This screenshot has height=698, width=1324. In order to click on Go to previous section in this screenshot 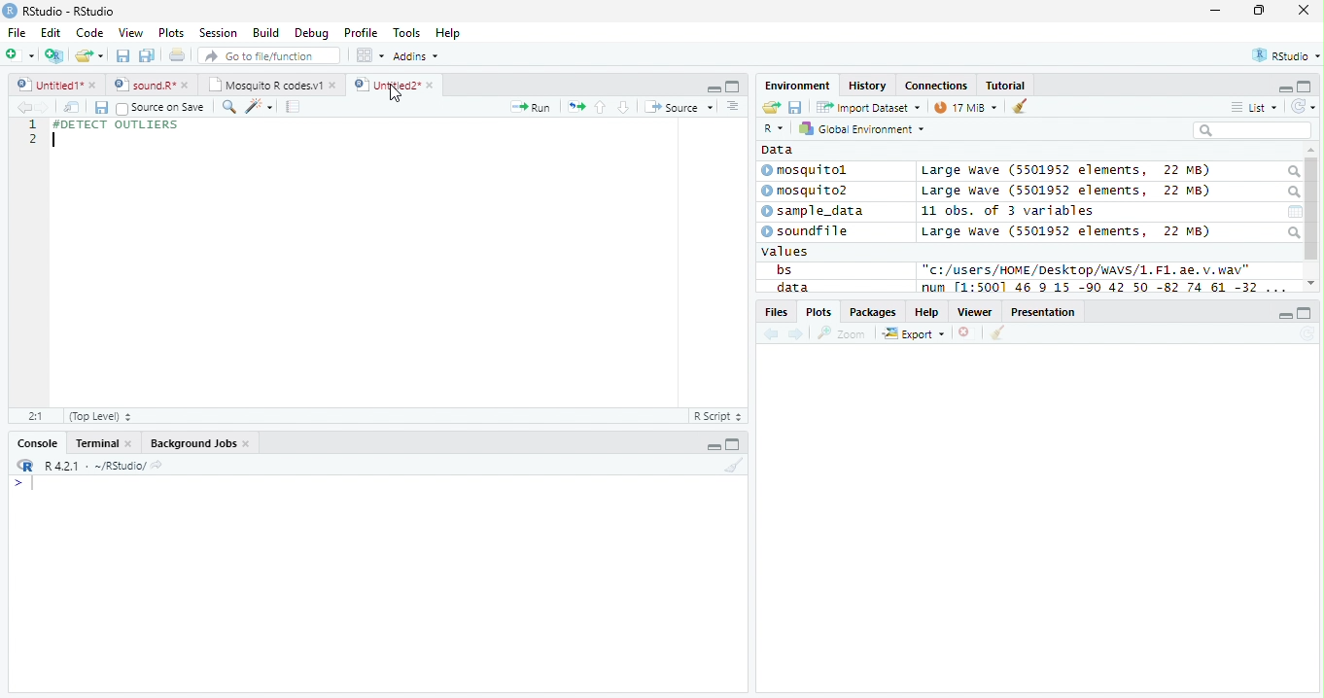, I will do `click(599, 107)`.